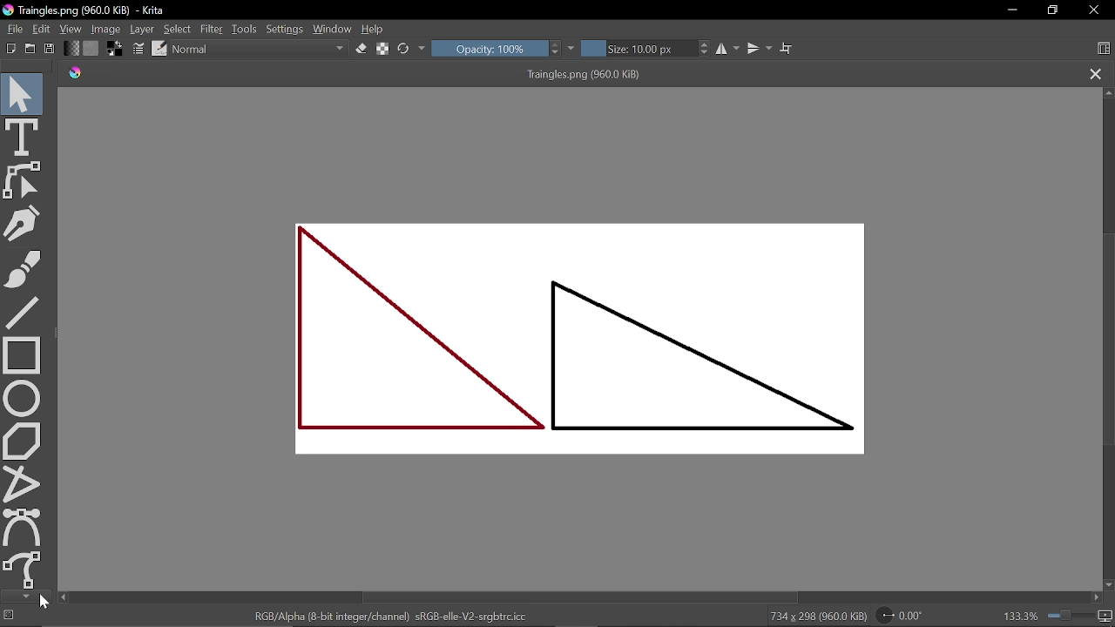 This screenshot has width=1115, height=627. Describe the element at coordinates (111, 10) in the screenshot. I see `Triangles.png (960.0 KiB) - Krita` at that location.